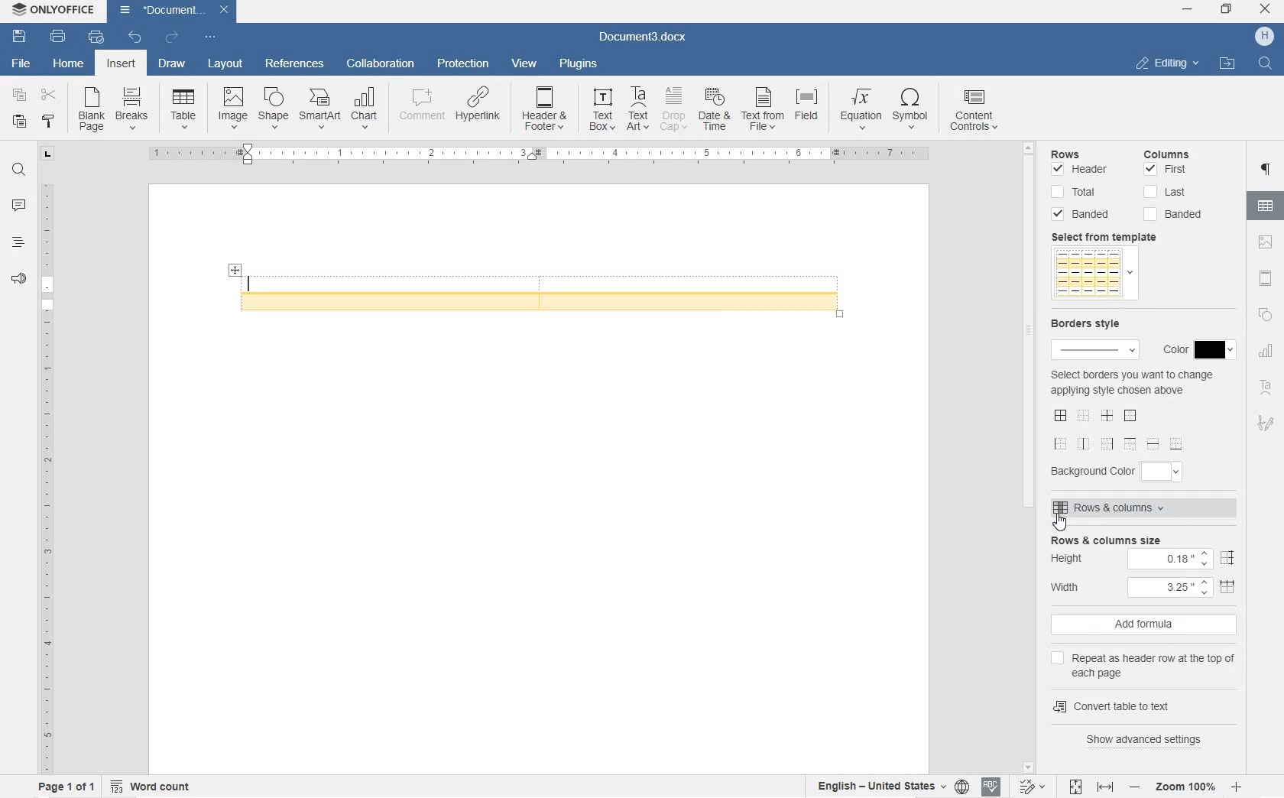  I want to click on Image, so click(233, 106).